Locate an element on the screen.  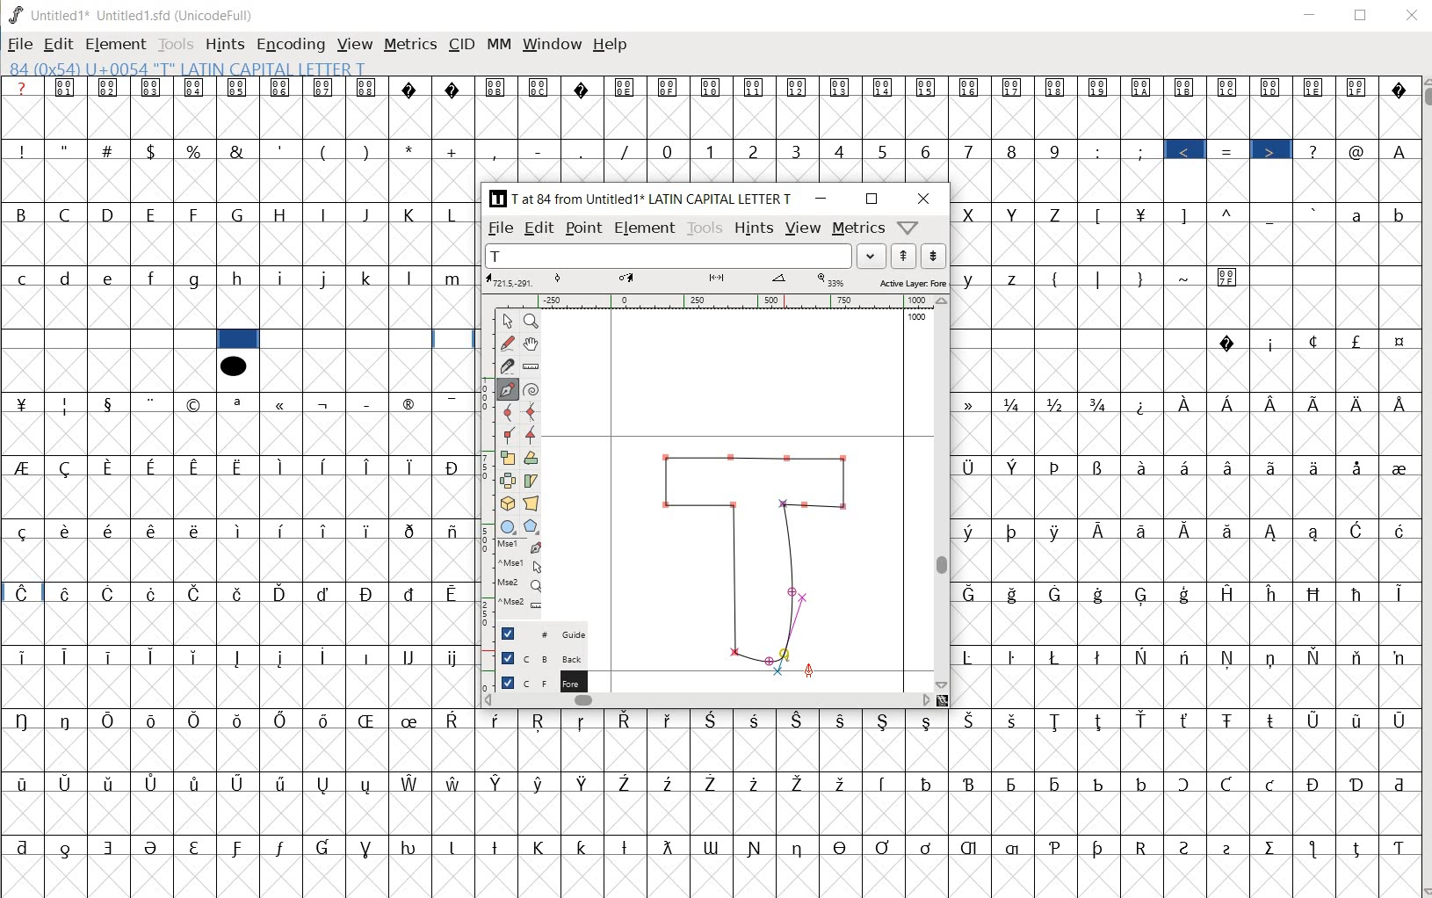
Symbol is located at coordinates (929, 847).